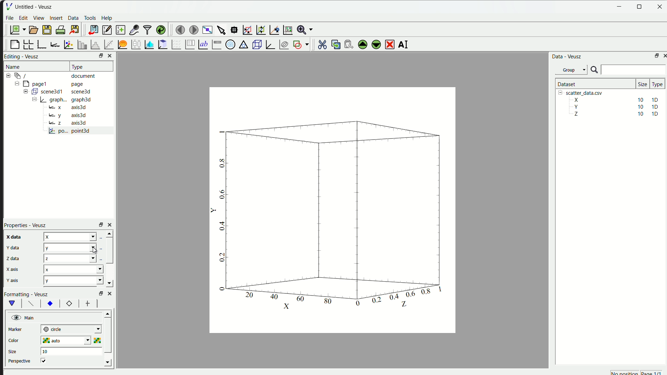  Describe the element at coordinates (230, 44) in the screenshot. I see `Polar Graph` at that location.